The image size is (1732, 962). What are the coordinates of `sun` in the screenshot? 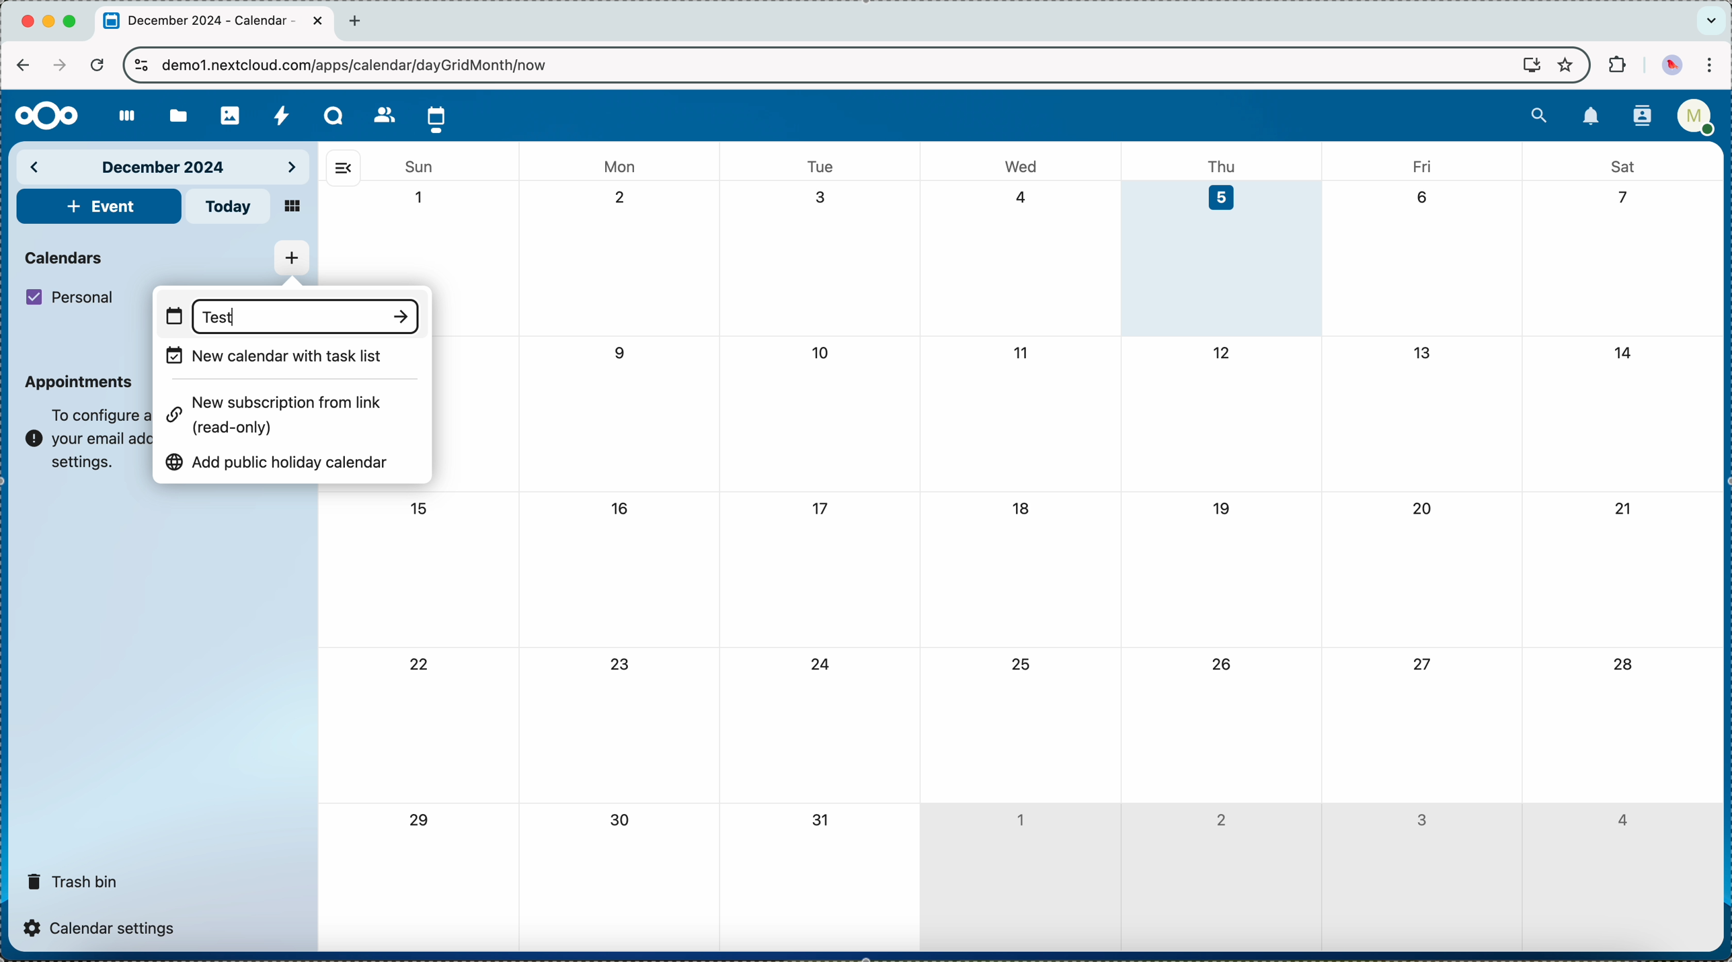 It's located at (418, 167).